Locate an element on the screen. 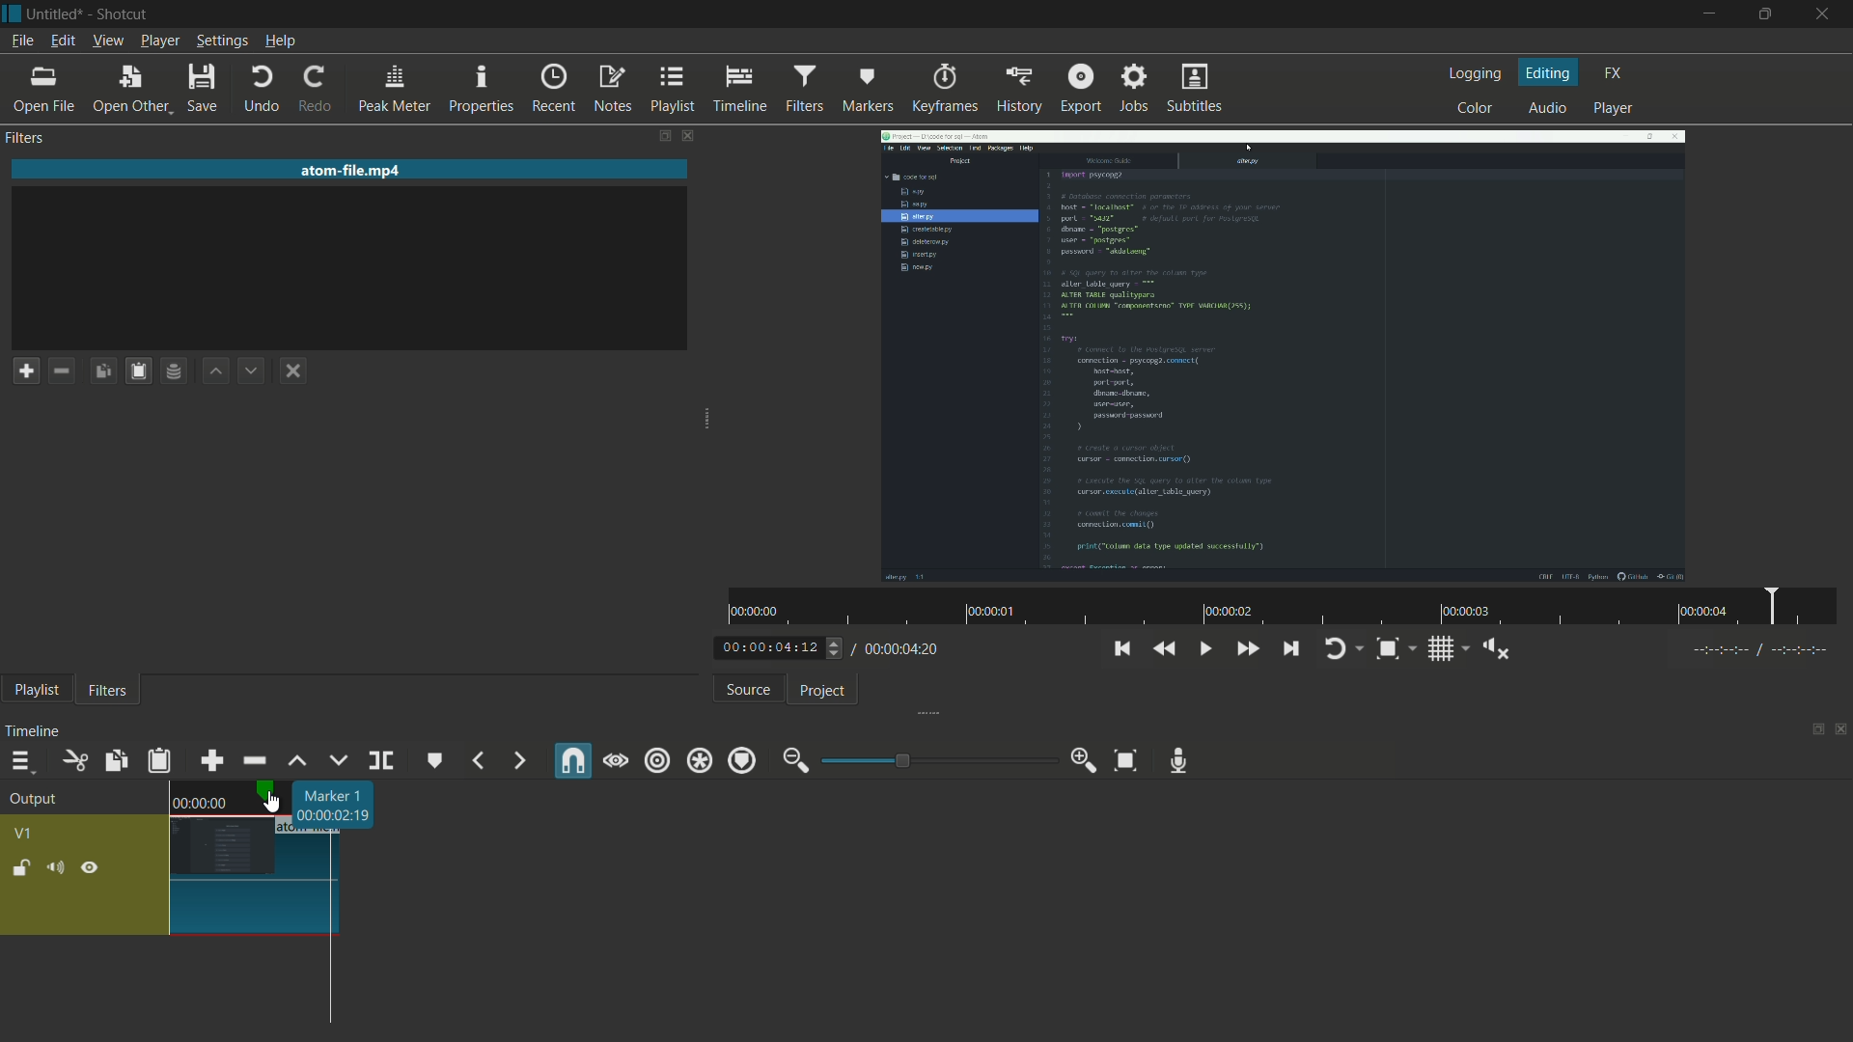 Image resolution: width=1853 pixels, height=1042 pixels. copy checked filters is located at coordinates (102, 372).